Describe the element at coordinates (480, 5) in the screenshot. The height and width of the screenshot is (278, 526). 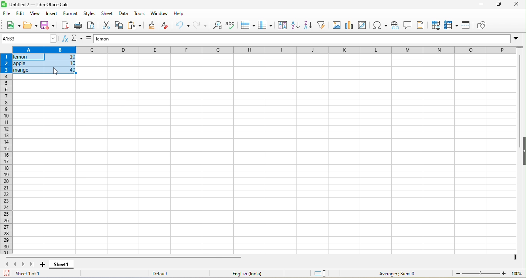
I see `minimize` at that location.